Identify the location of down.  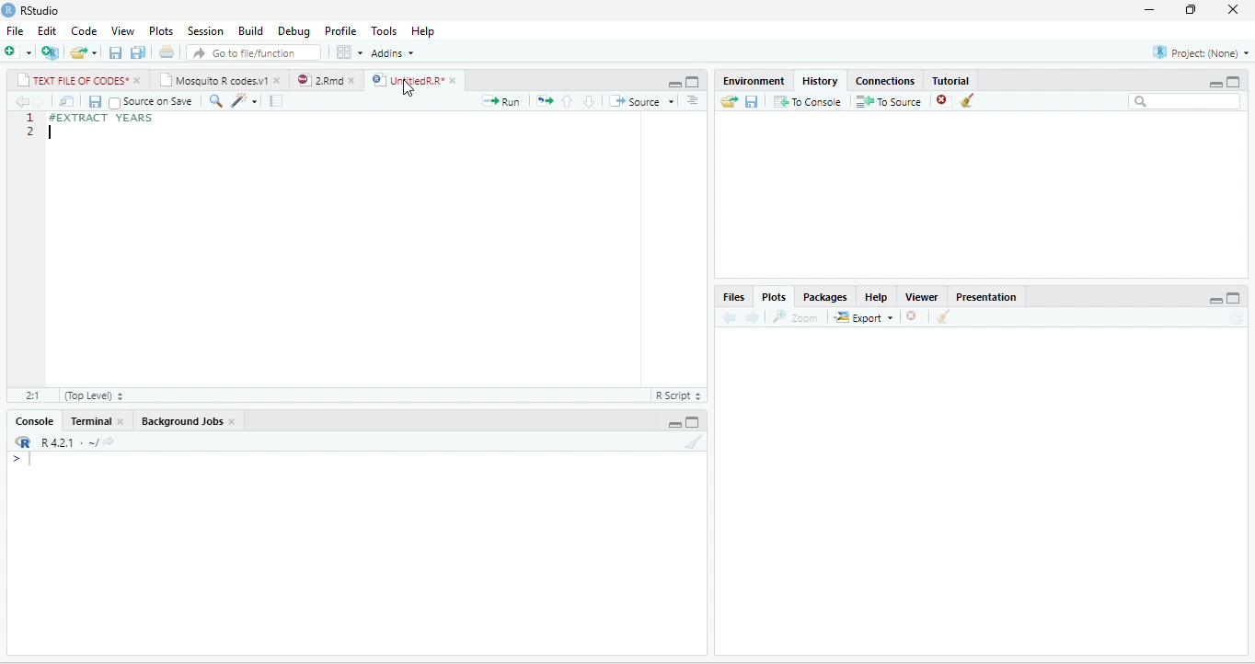
(589, 101).